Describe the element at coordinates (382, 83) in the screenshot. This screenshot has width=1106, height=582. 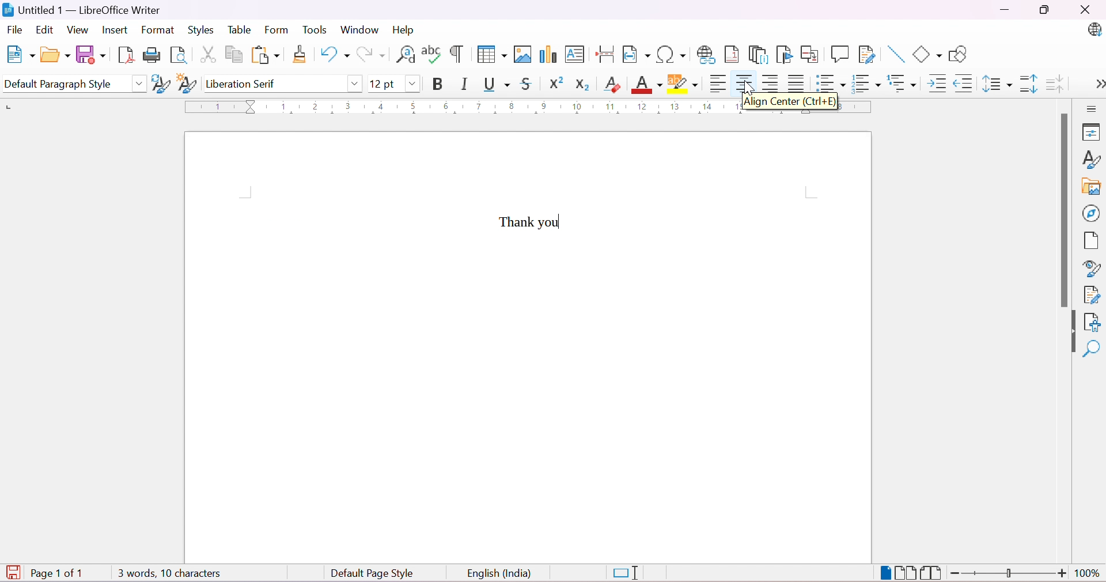
I see `12 pt` at that location.